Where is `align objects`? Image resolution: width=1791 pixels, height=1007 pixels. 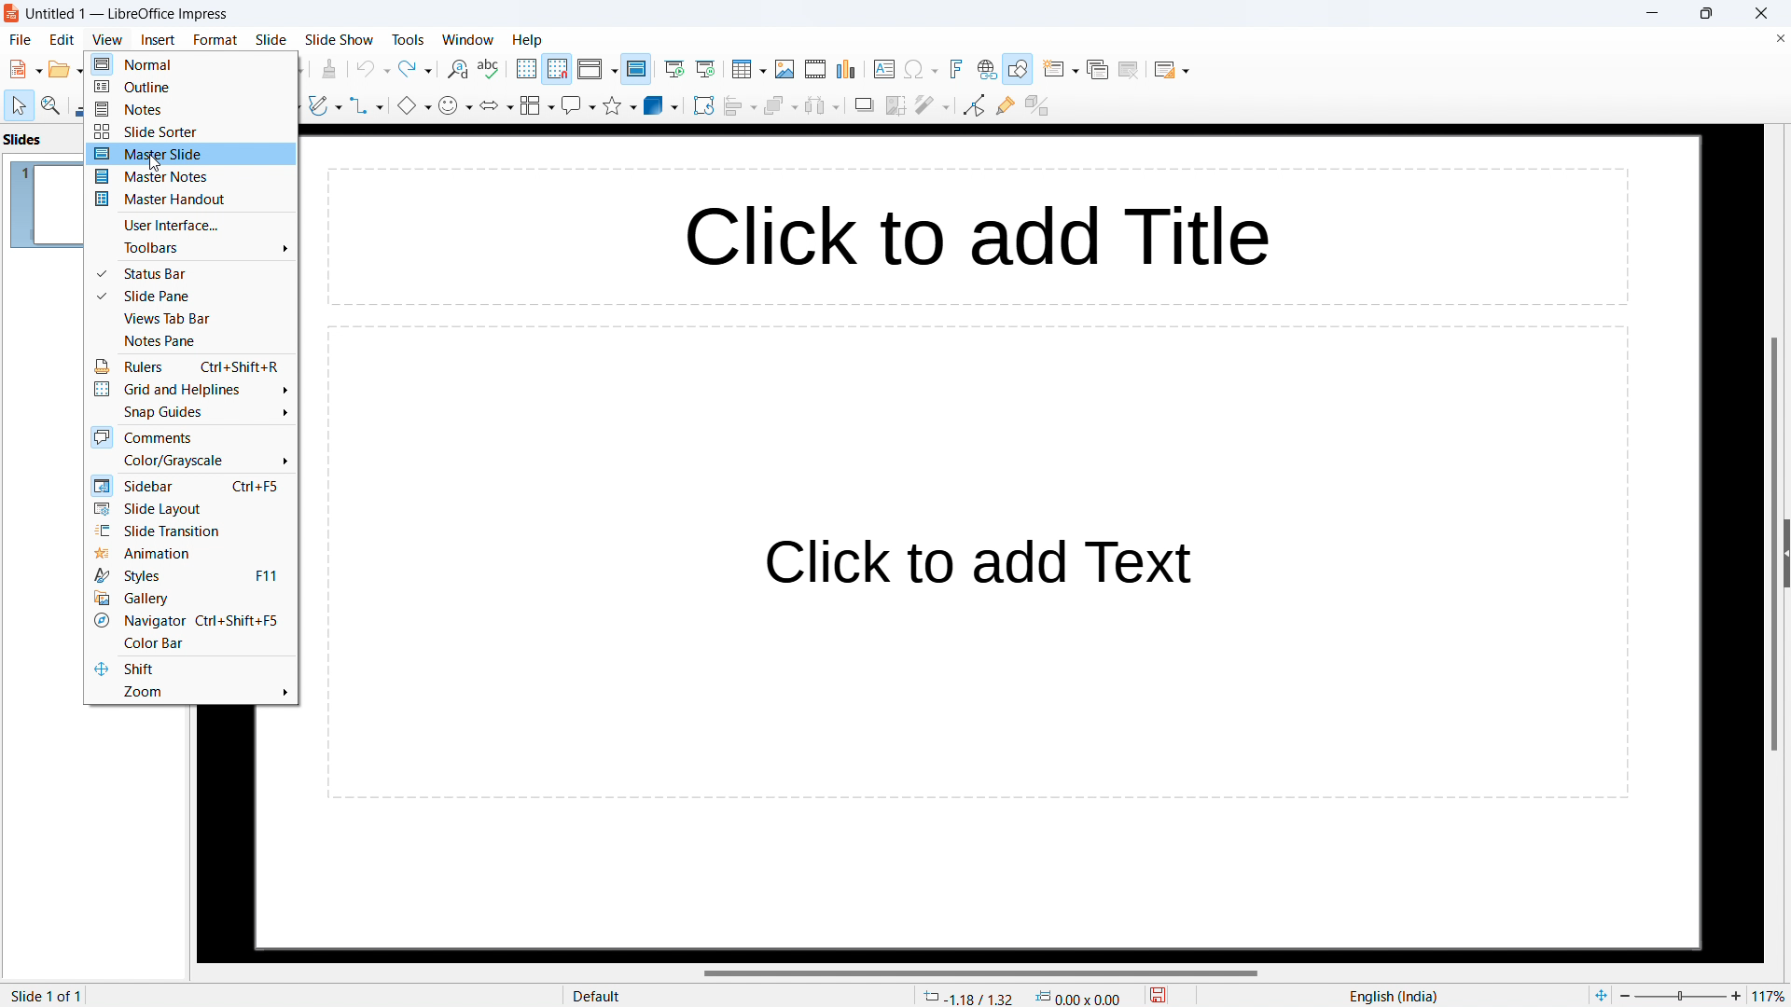 align objects is located at coordinates (739, 106).